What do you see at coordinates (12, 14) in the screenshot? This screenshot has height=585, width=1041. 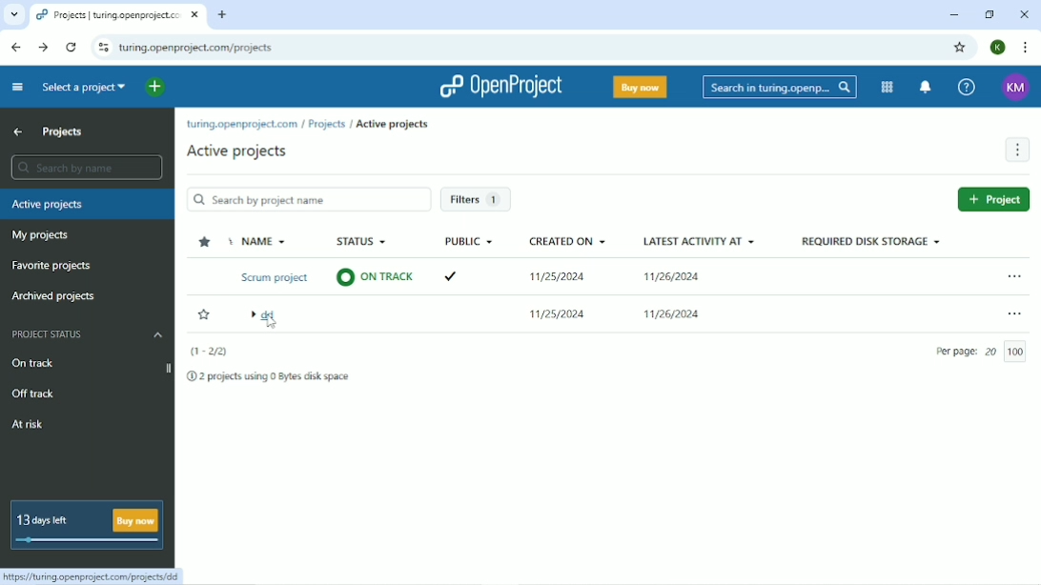 I see `Search tabs` at bounding box center [12, 14].